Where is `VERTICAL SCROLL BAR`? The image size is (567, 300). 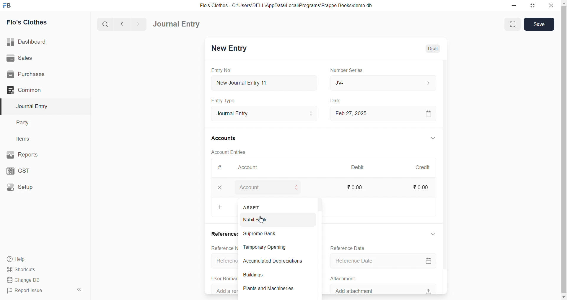
VERTICAL SCROLL BAR is located at coordinates (447, 177).